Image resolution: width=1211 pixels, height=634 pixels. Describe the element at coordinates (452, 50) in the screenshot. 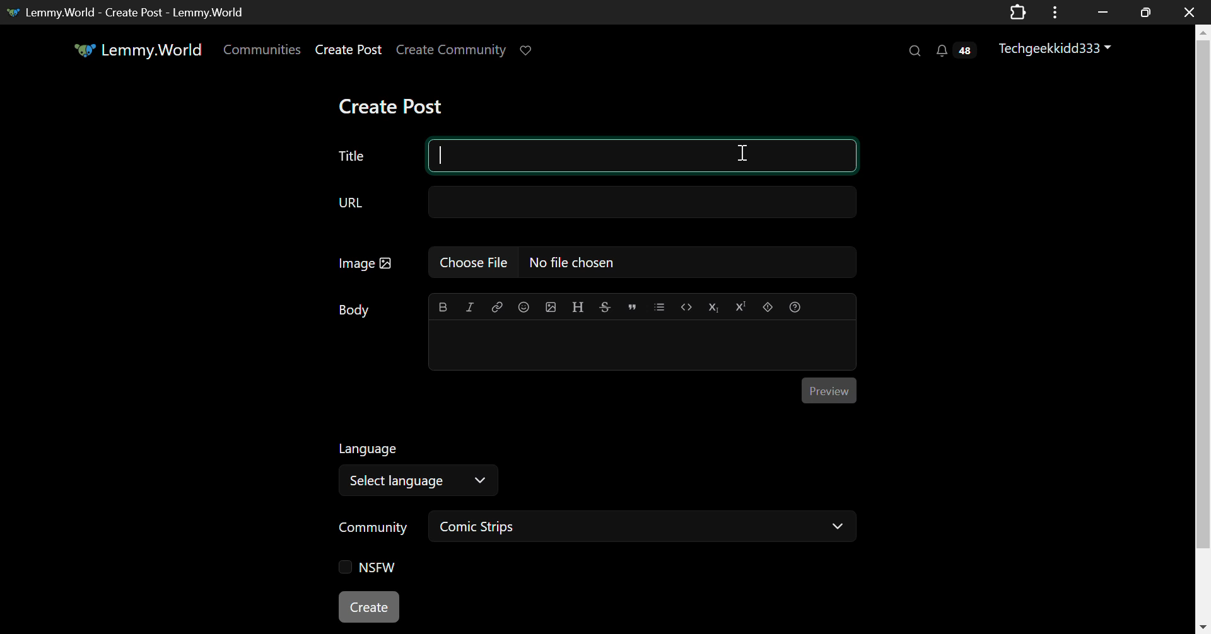

I see `Create Community` at that location.